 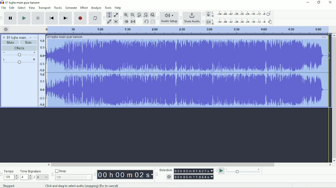 I want to click on 01 tujhe main, so click(x=17, y=37).